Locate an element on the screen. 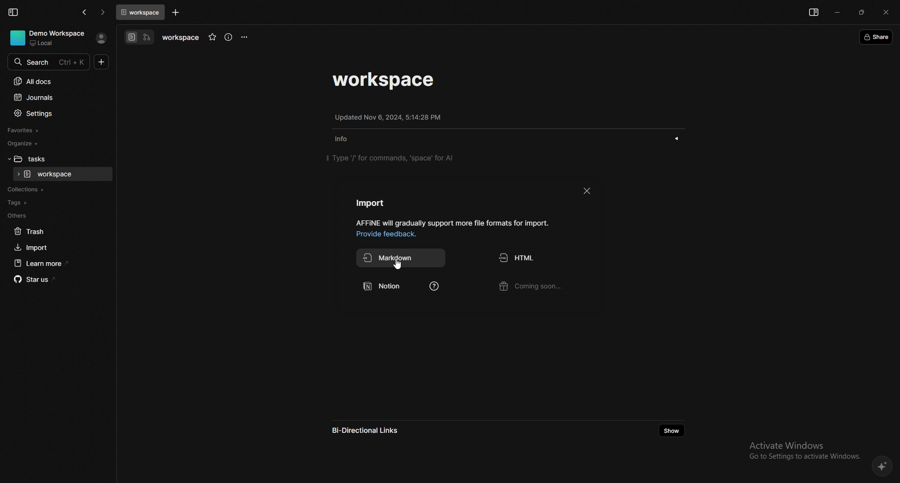  show is located at coordinates (671, 430).